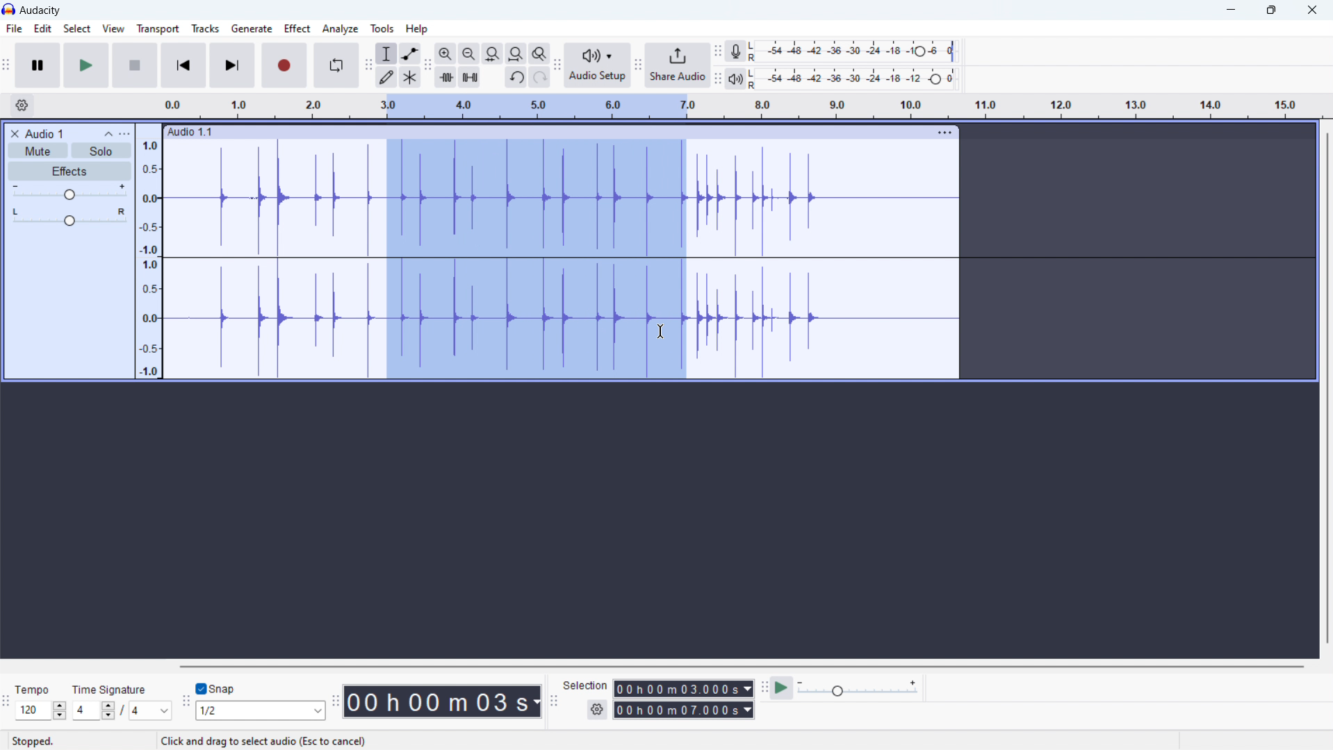  I want to click on play, so click(86, 65).